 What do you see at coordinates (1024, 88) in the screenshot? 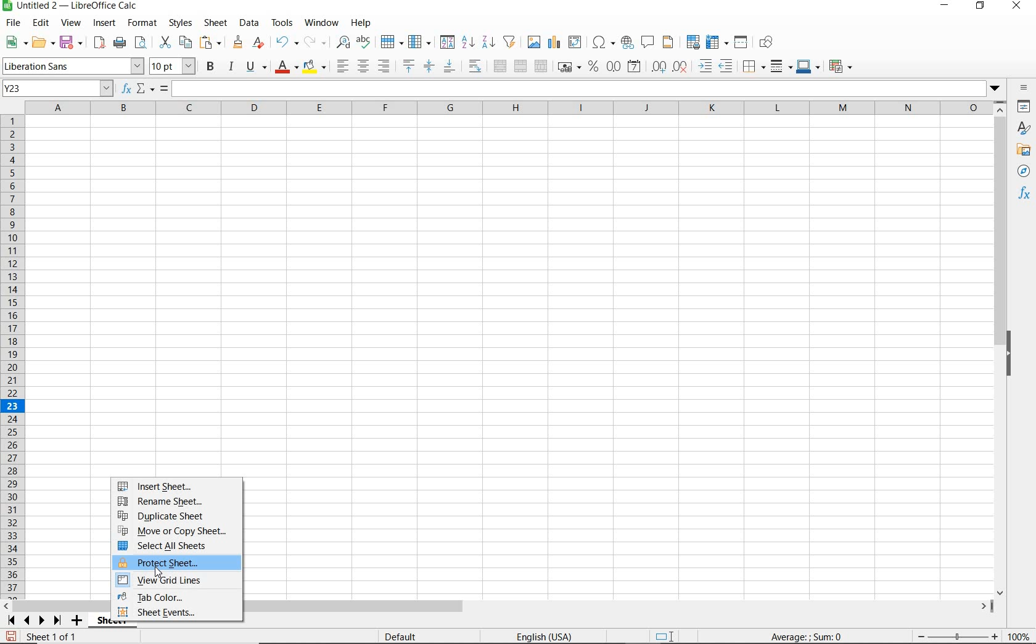
I see `SIDEBAR SETTINGS` at bounding box center [1024, 88].